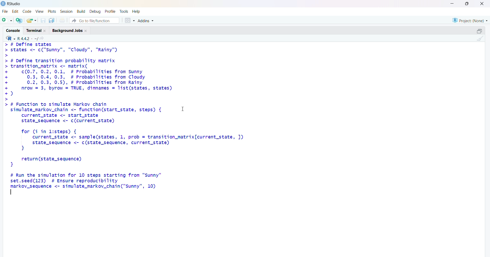  I want to click on plots, so click(53, 11).